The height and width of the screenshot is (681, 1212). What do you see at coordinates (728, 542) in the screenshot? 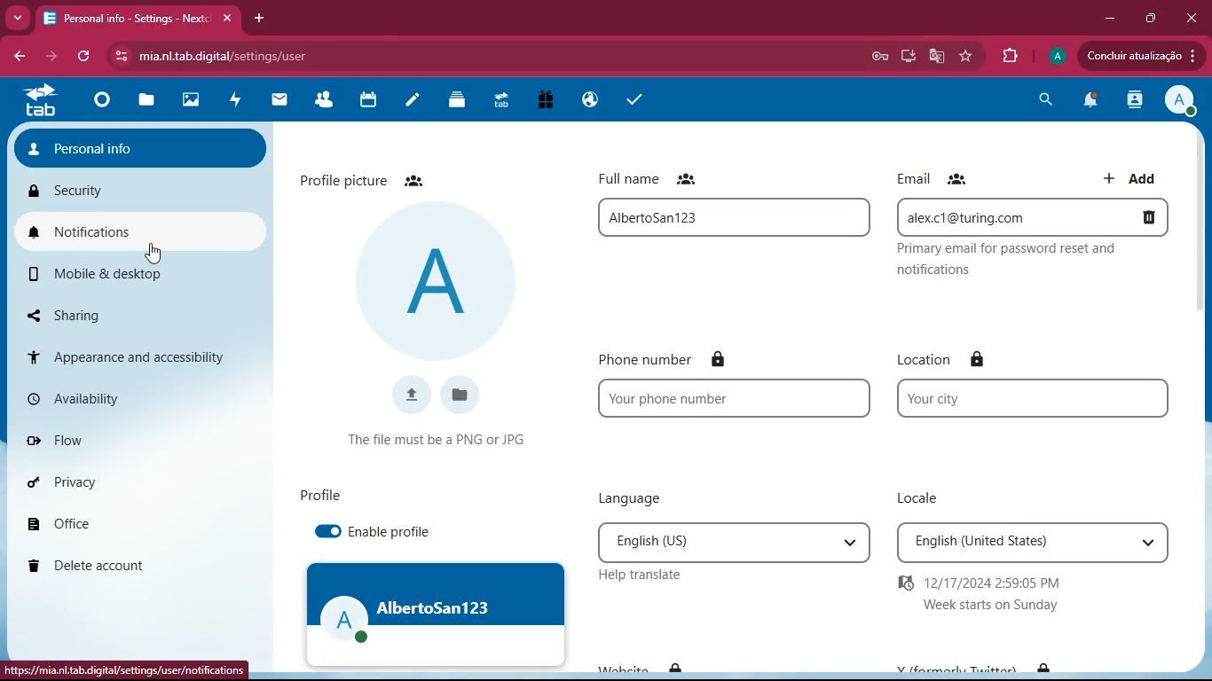
I see `English (US)` at bounding box center [728, 542].